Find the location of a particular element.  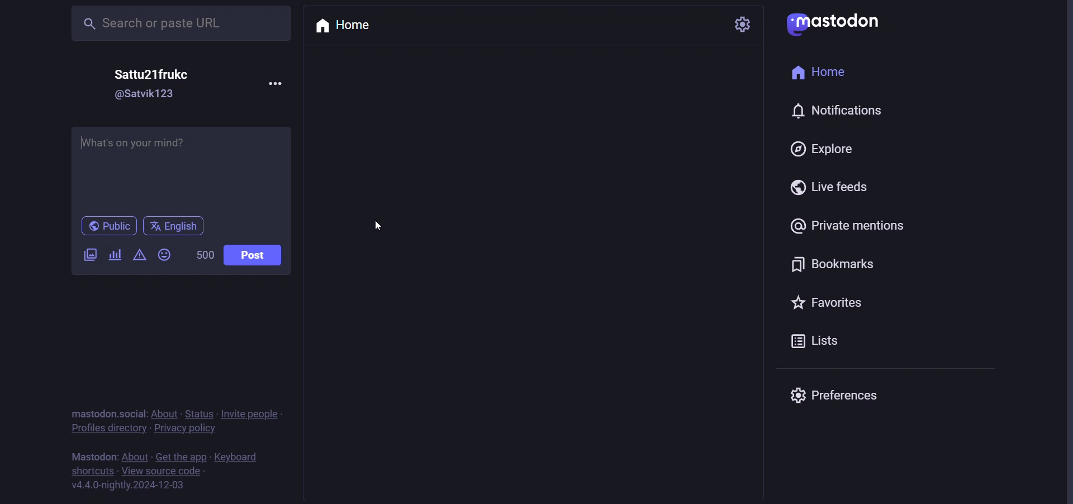

get the app is located at coordinates (179, 455).